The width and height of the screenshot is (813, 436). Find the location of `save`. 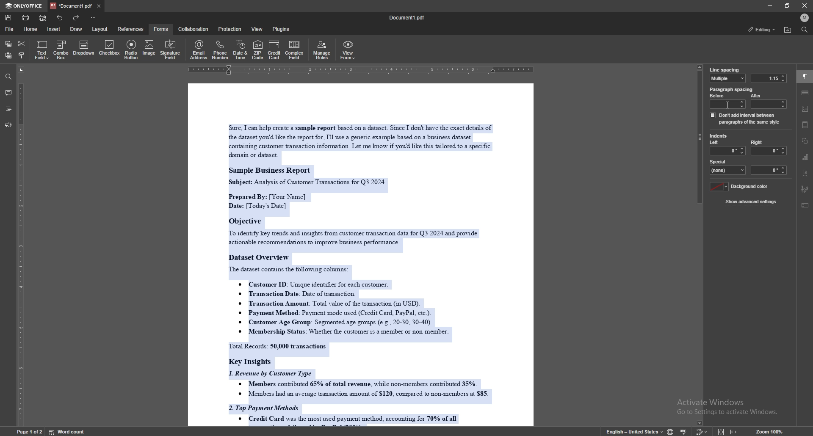

save is located at coordinates (8, 18).